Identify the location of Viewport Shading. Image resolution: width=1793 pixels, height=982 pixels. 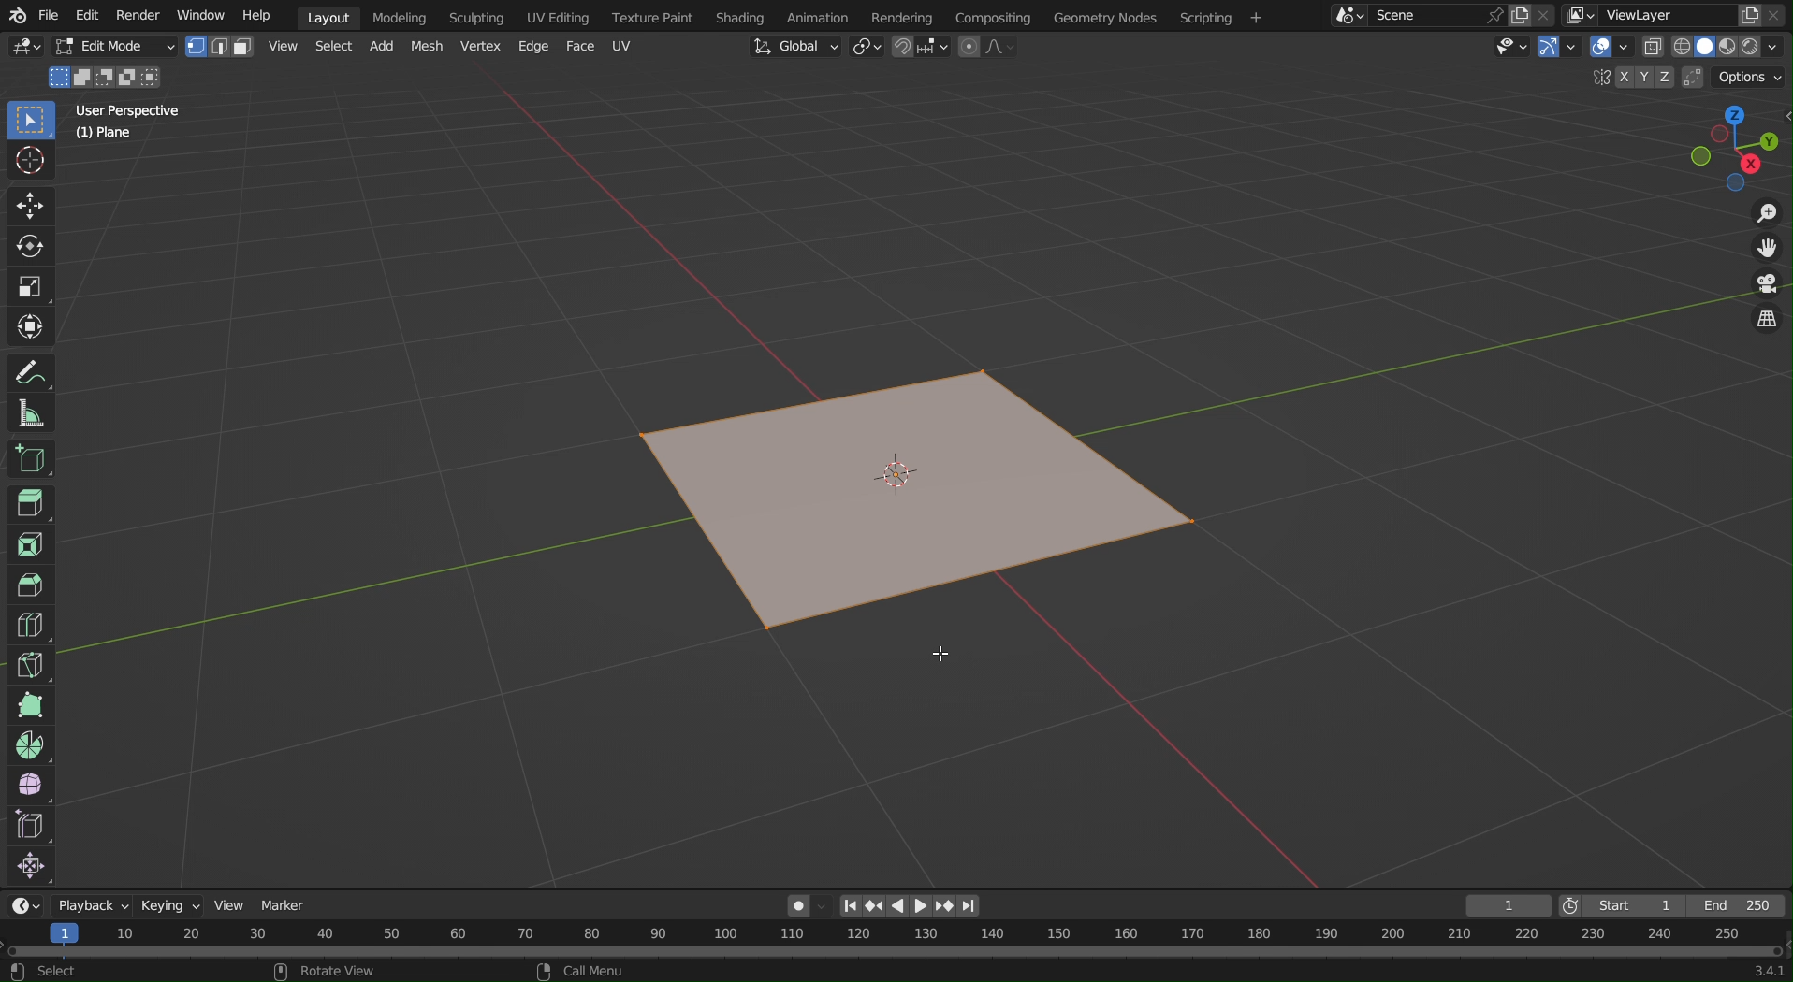
(1718, 47).